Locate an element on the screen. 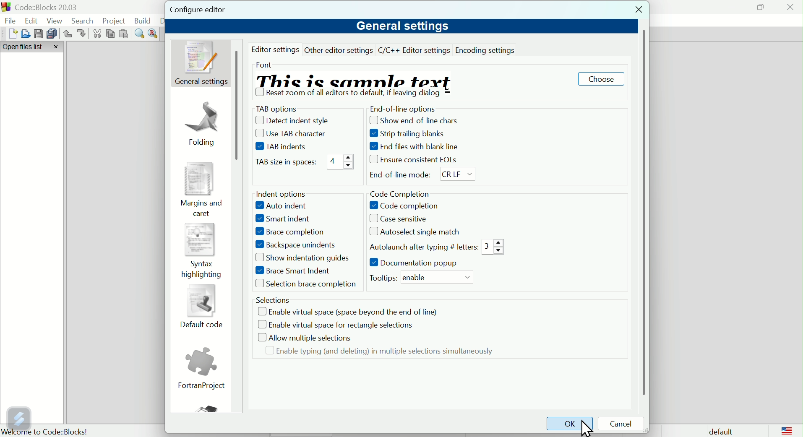 The width and height of the screenshot is (803, 437). View is located at coordinates (56, 21).